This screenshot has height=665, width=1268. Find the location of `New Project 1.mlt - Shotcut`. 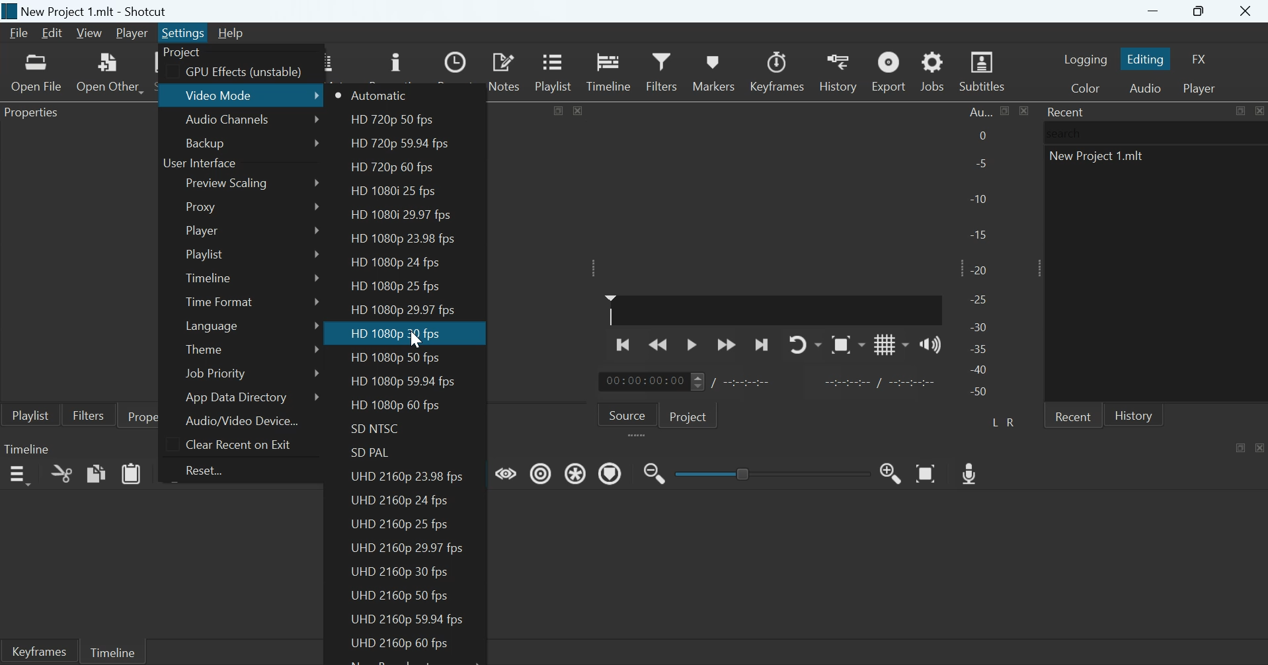

New Project 1.mlt - Shotcut is located at coordinates (96, 11).